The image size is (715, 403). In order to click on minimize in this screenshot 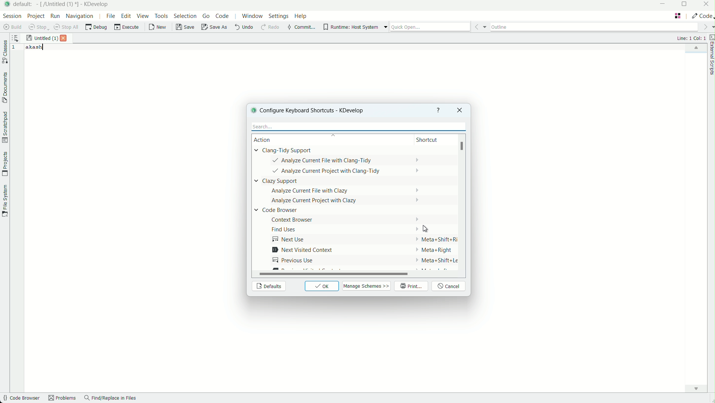, I will do `click(663, 4)`.